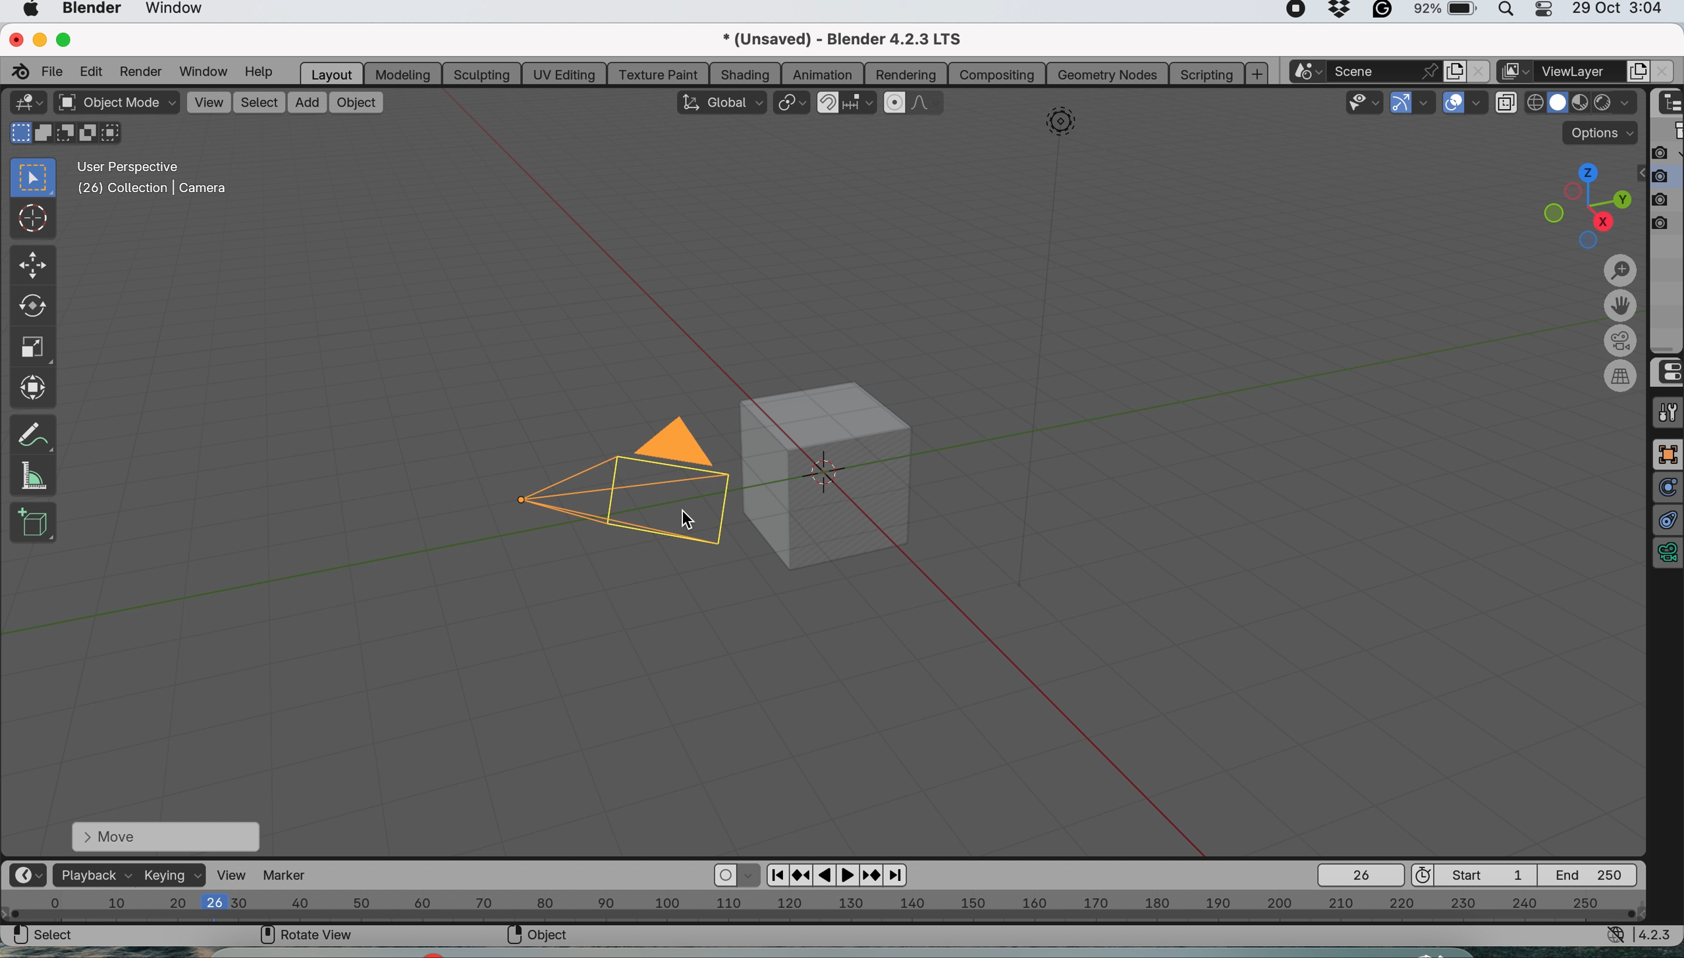 This screenshot has width=1684, height=958. What do you see at coordinates (823, 908) in the screenshot?
I see `horizontal scale` at bounding box center [823, 908].